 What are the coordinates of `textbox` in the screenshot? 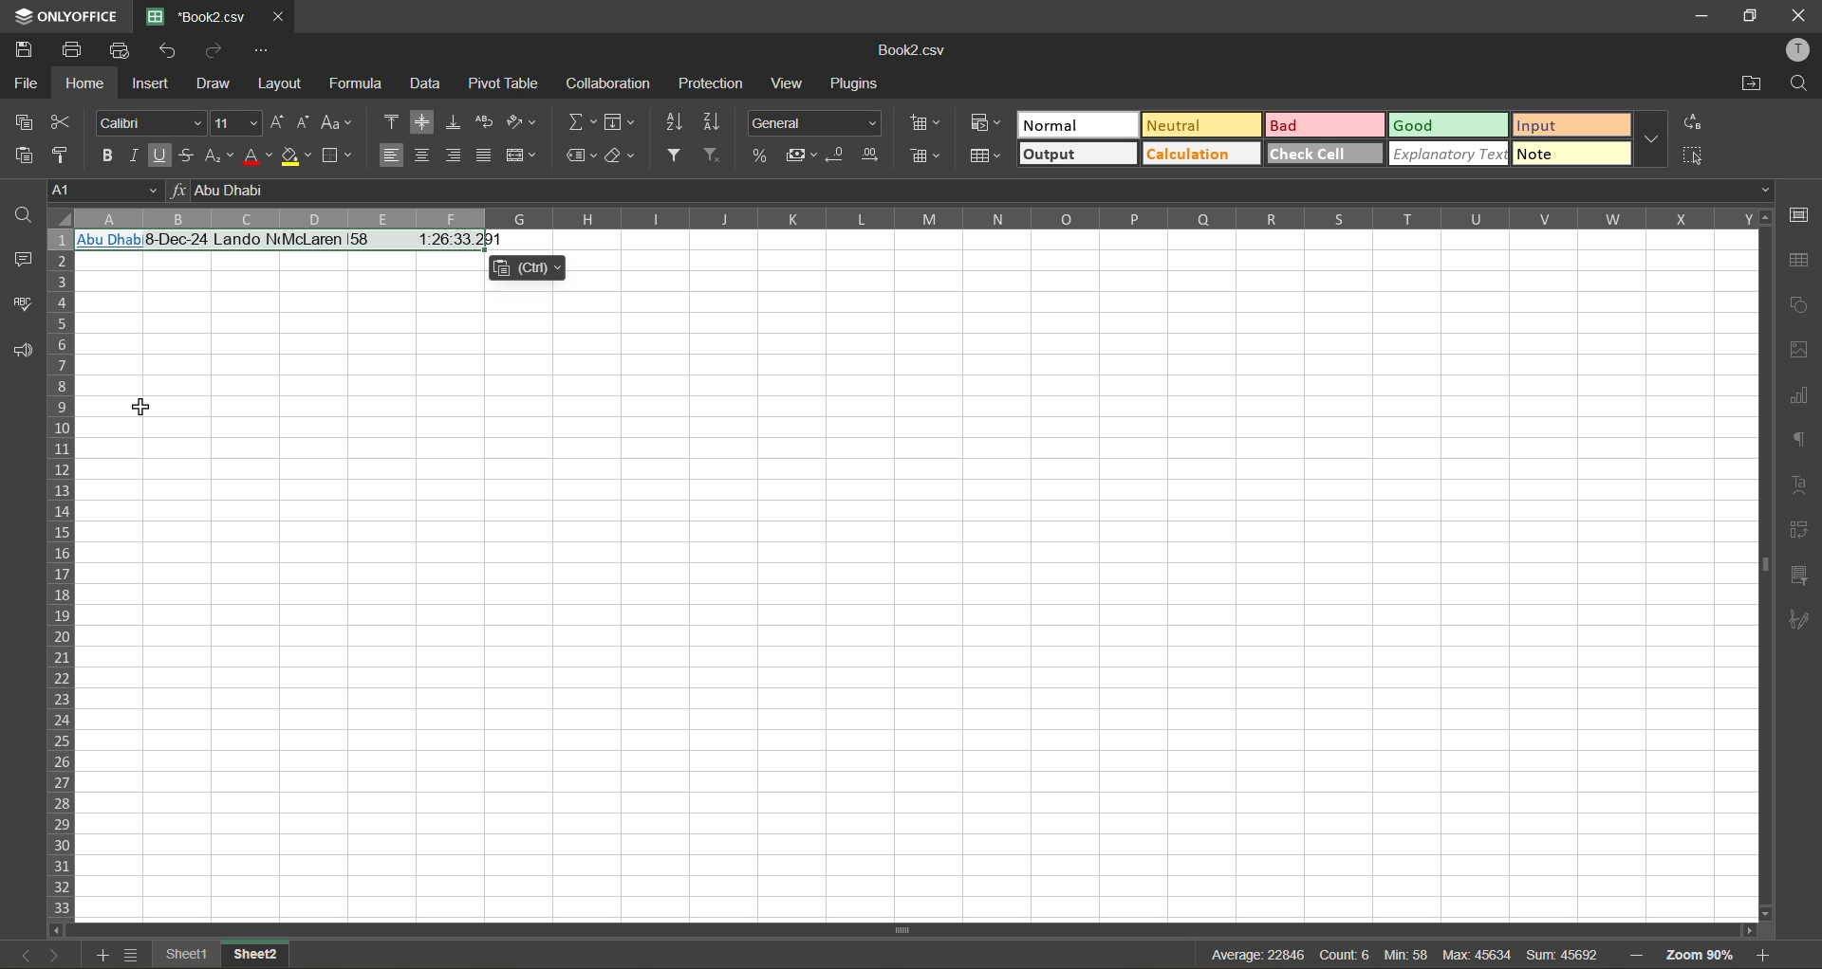 It's located at (1399, 954).